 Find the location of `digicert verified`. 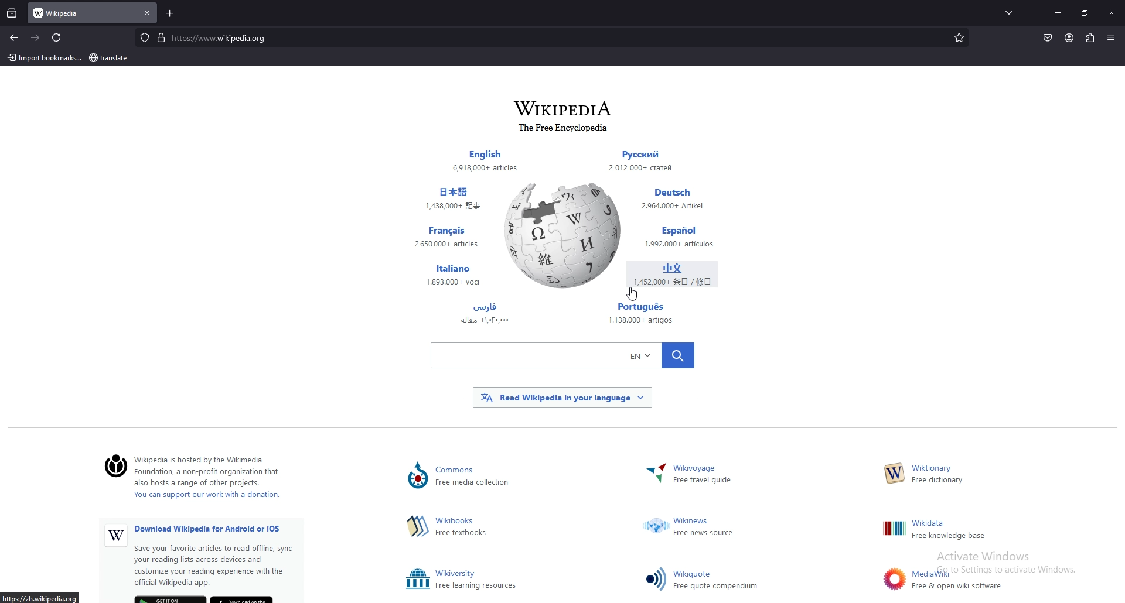

digicert verified is located at coordinates (162, 37).